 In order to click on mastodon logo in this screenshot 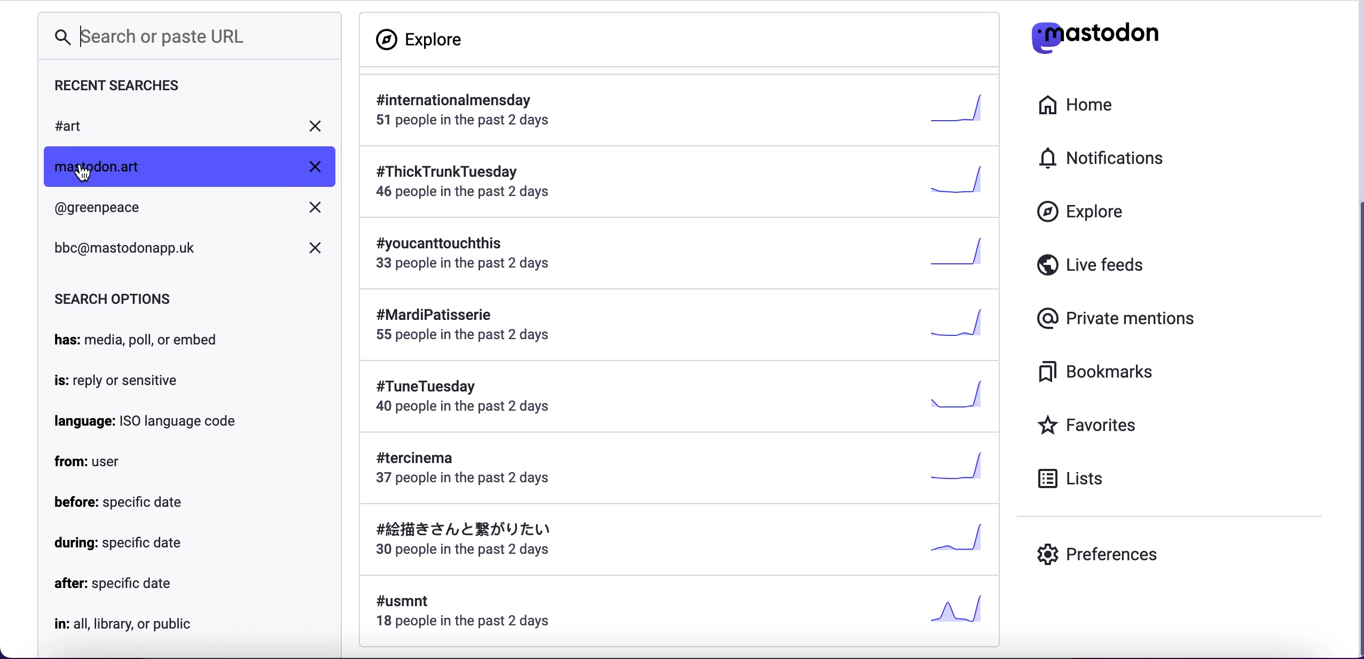, I will do `click(1095, 34)`.